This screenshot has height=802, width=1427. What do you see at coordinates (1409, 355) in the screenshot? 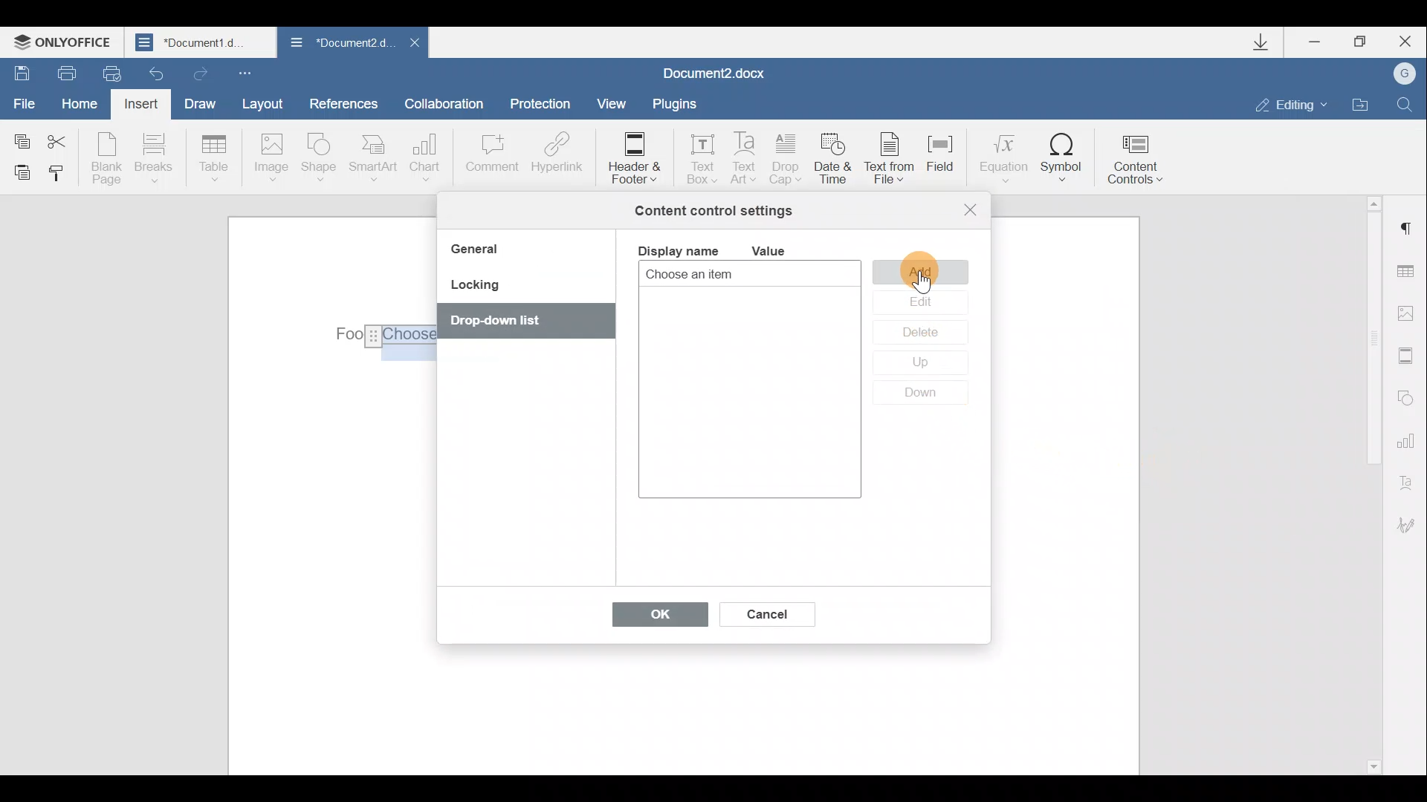
I see `Header & footer settings` at bounding box center [1409, 355].